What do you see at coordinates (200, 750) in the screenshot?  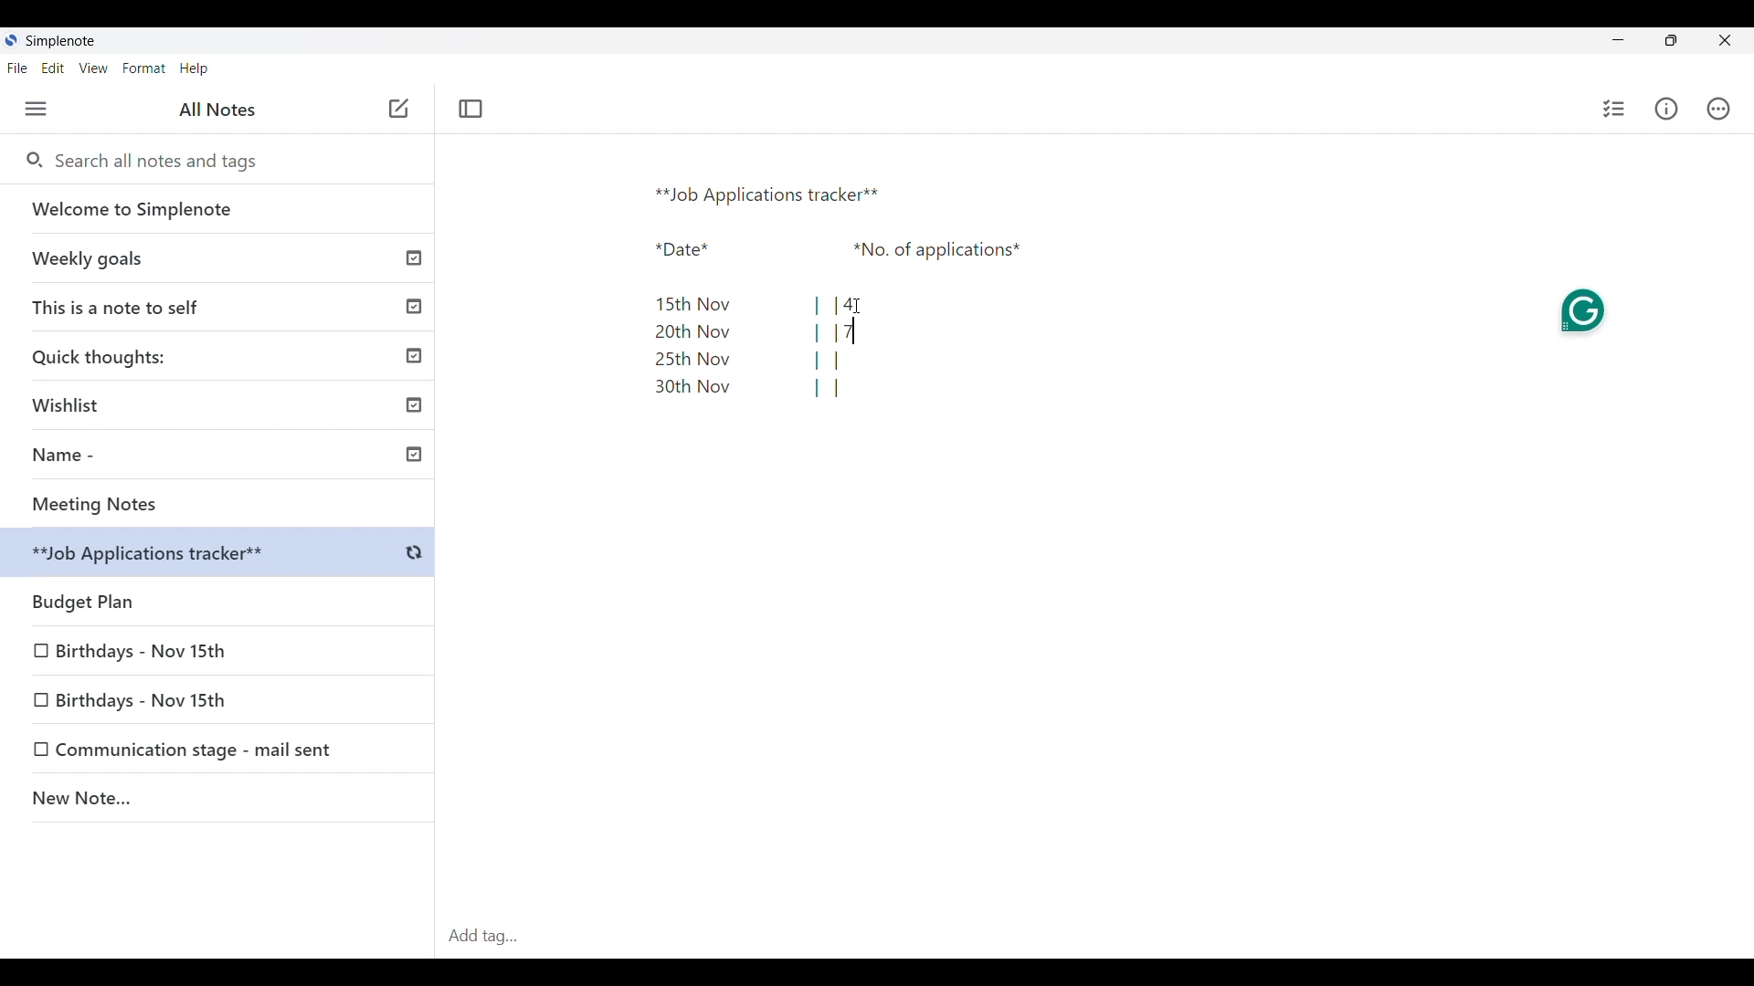 I see `Communication stage - mail sent` at bounding box center [200, 750].